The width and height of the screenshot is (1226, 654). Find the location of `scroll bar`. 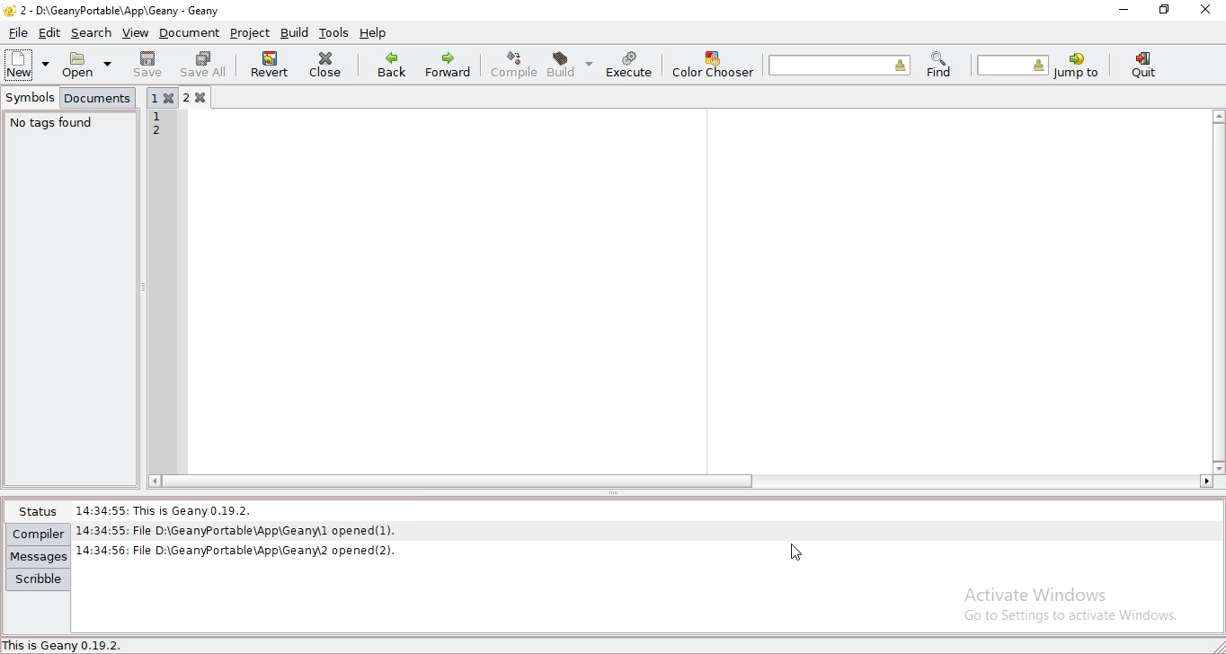

scroll bar is located at coordinates (449, 481).